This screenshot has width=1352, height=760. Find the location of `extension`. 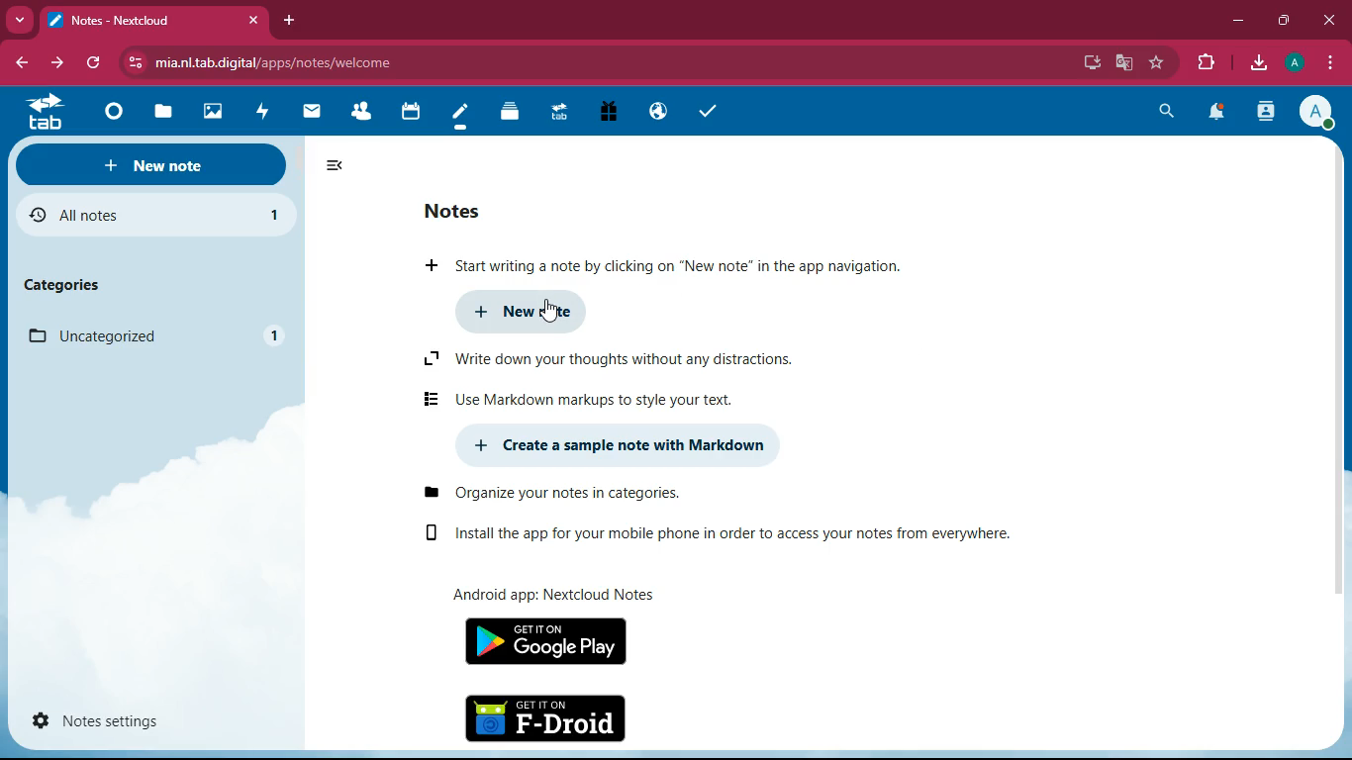

extension is located at coordinates (1206, 63).